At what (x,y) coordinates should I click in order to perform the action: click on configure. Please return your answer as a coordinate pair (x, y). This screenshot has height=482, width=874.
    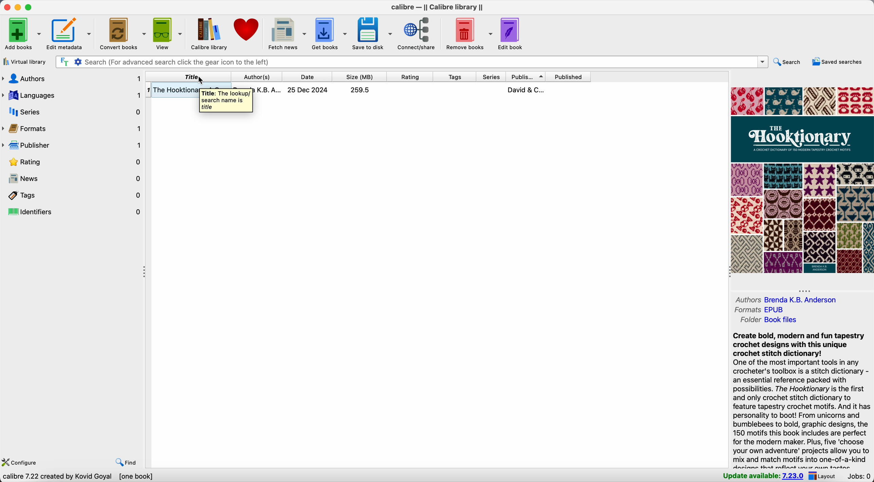
    Looking at the image, I should click on (19, 463).